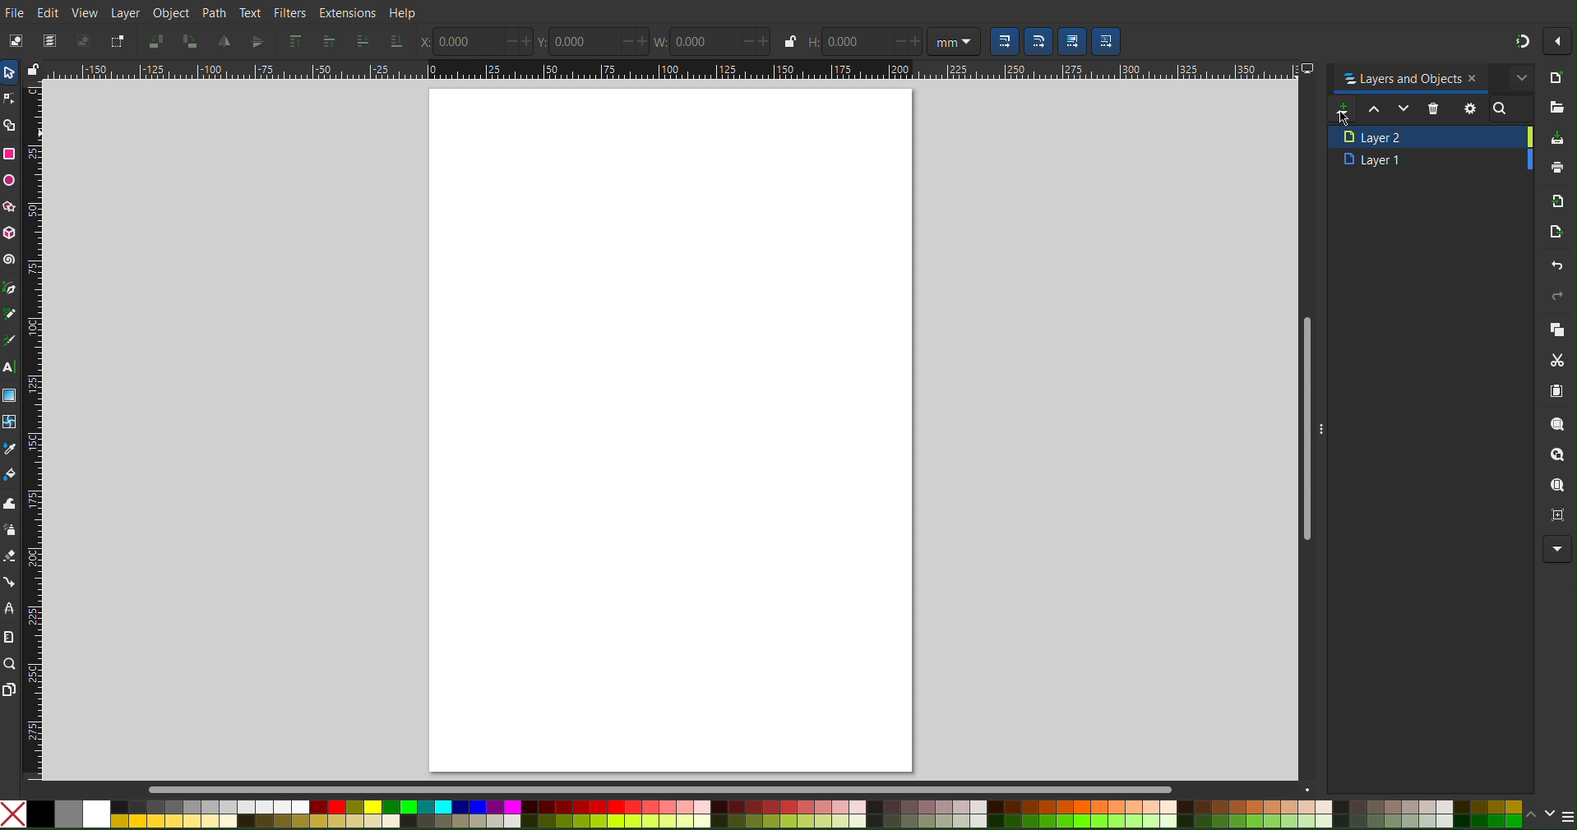  What do you see at coordinates (225, 42) in the screenshot?
I see `Mirror Vertically` at bounding box center [225, 42].